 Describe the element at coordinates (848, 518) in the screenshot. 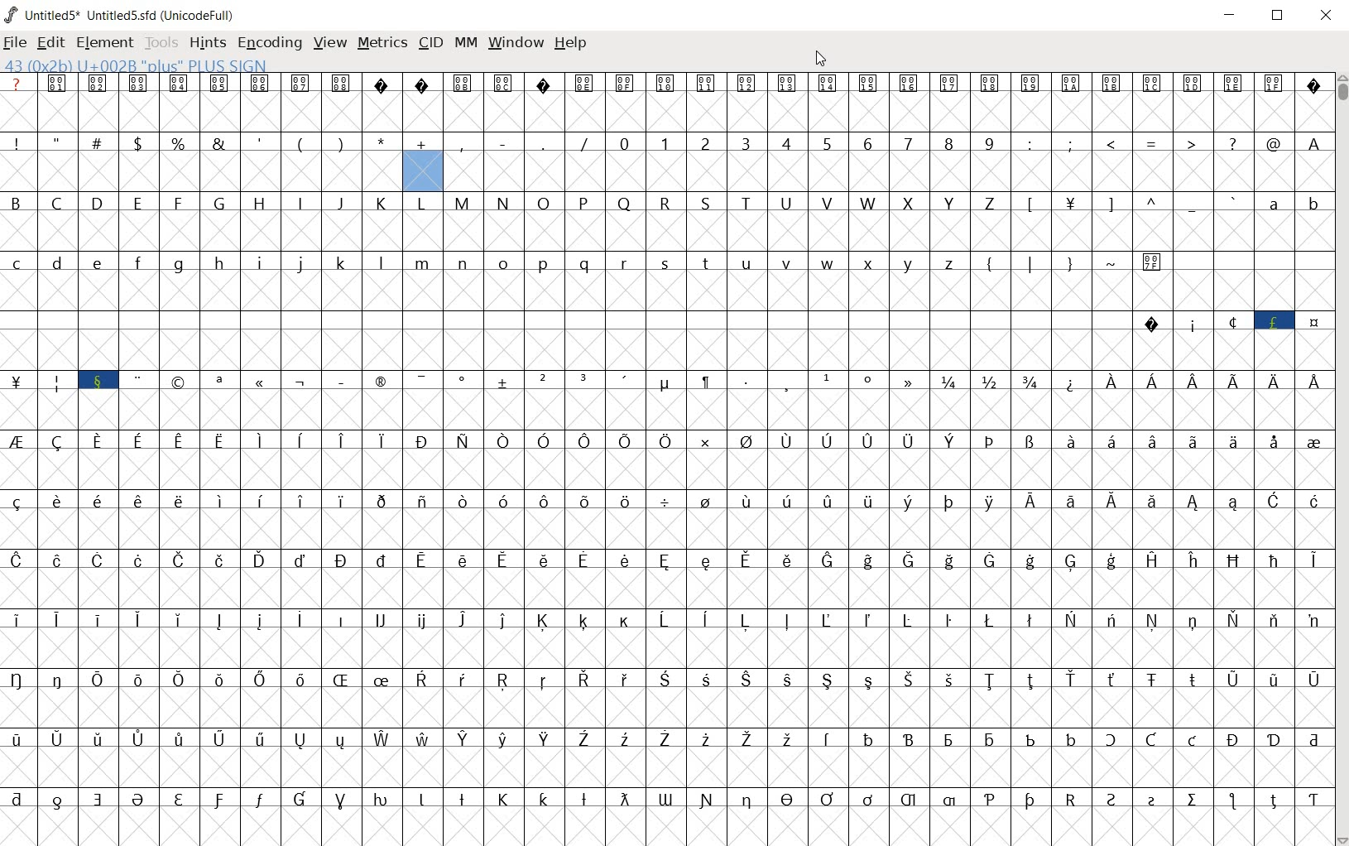

I see `accented characters` at that location.